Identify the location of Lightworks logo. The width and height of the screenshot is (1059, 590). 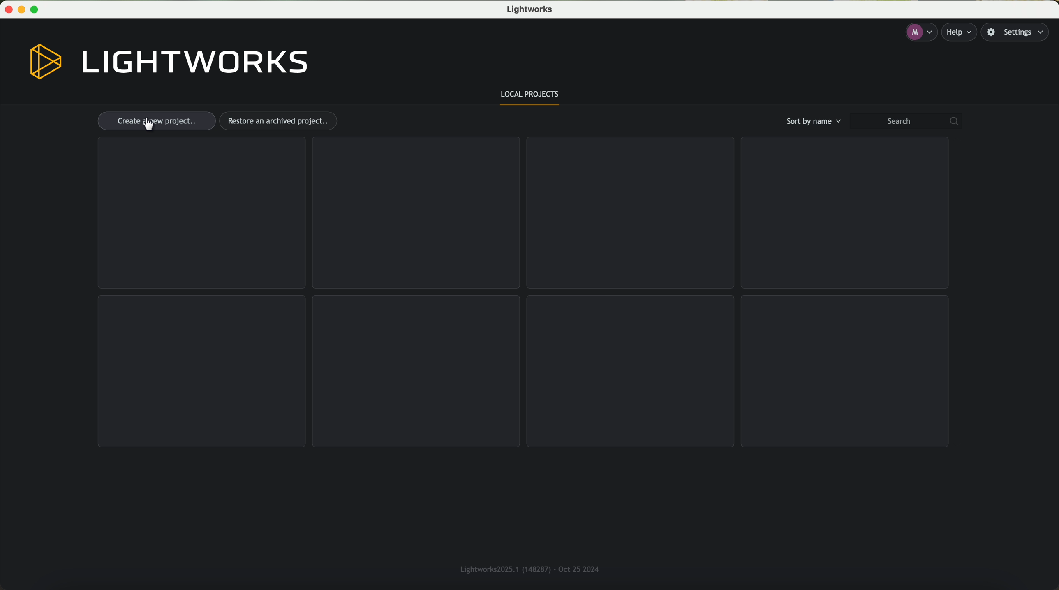
(169, 62).